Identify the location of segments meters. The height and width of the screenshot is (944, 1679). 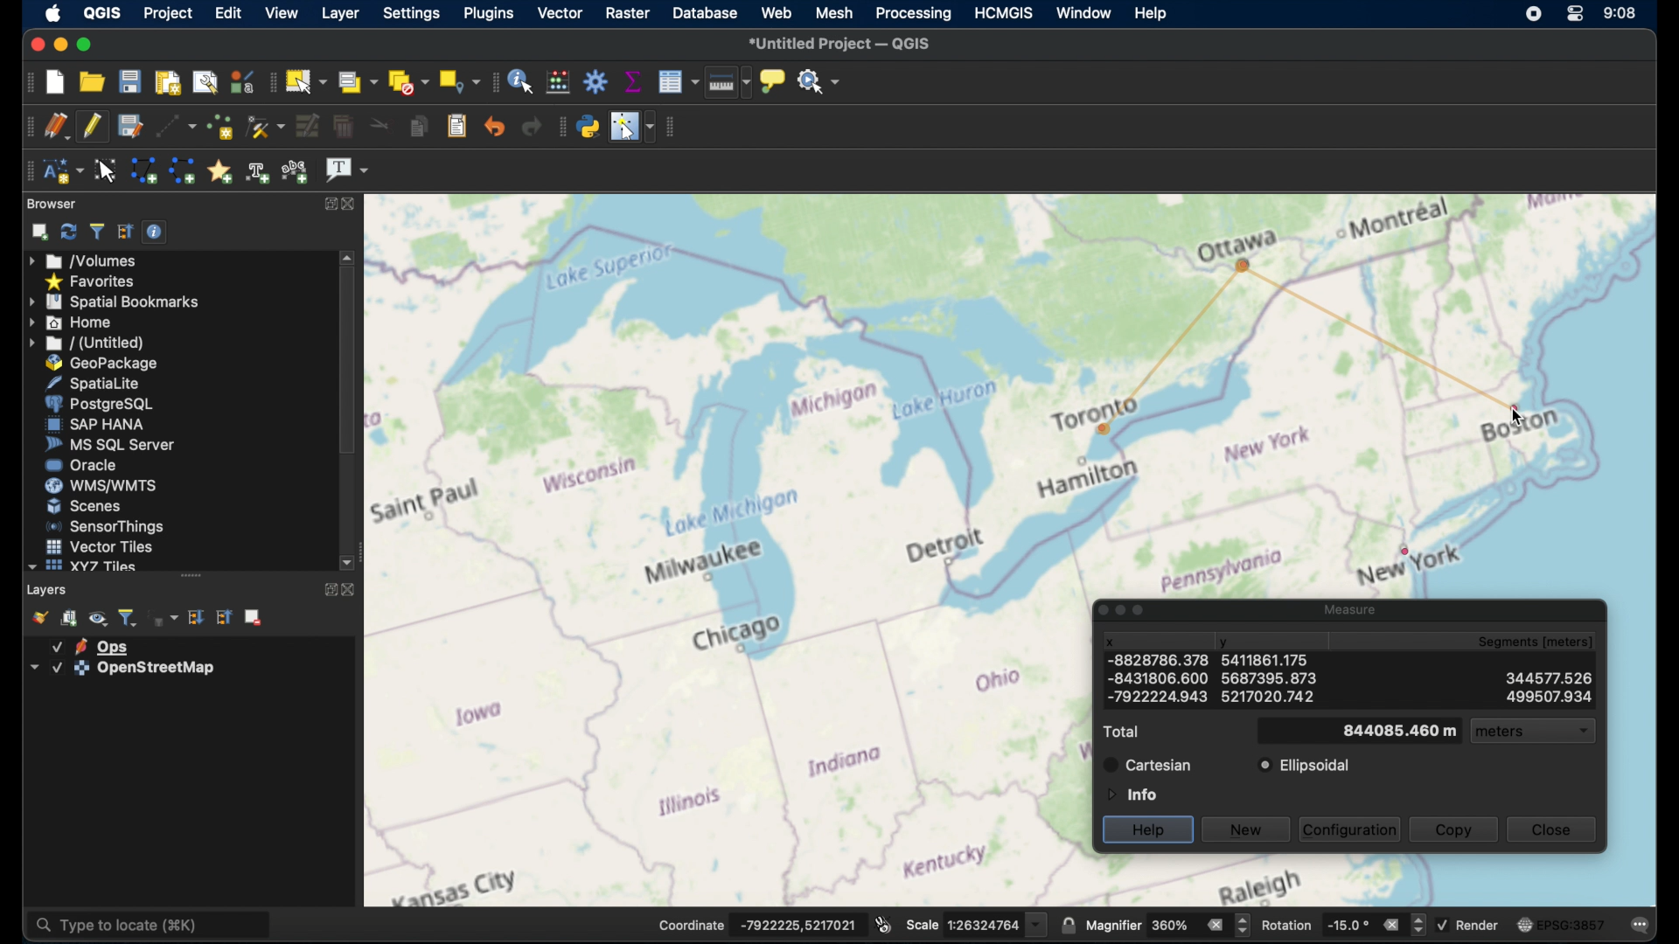
(1534, 643).